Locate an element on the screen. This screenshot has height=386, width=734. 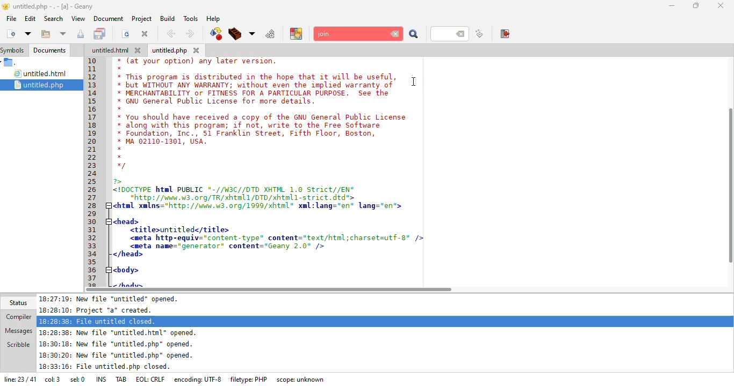
* is located at coordinates (118, 149).